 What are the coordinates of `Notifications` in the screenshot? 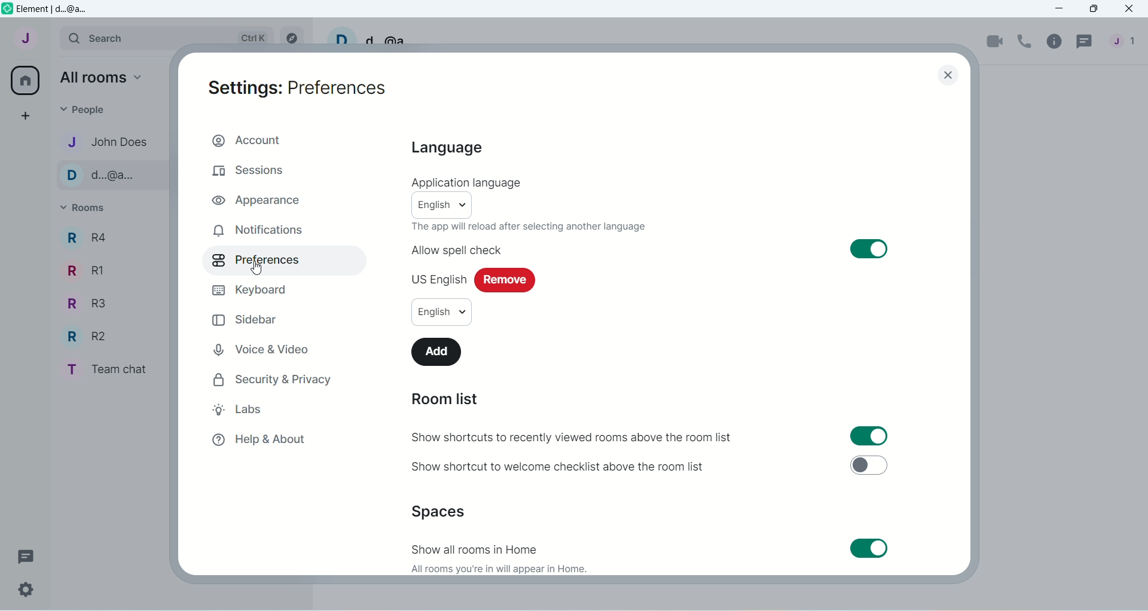 It's located at (260, 230).